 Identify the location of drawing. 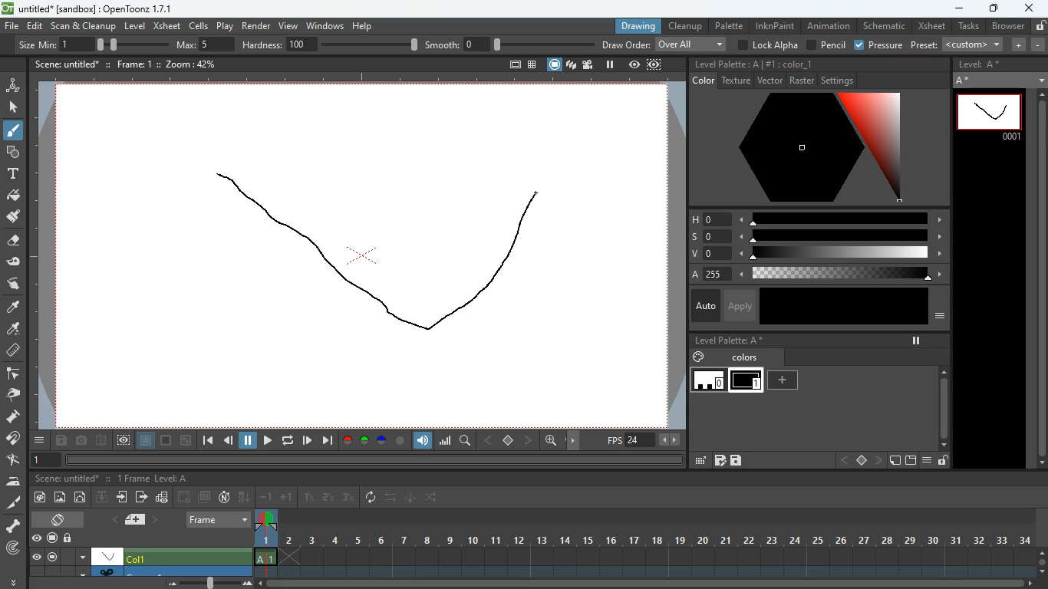
(634, 26).